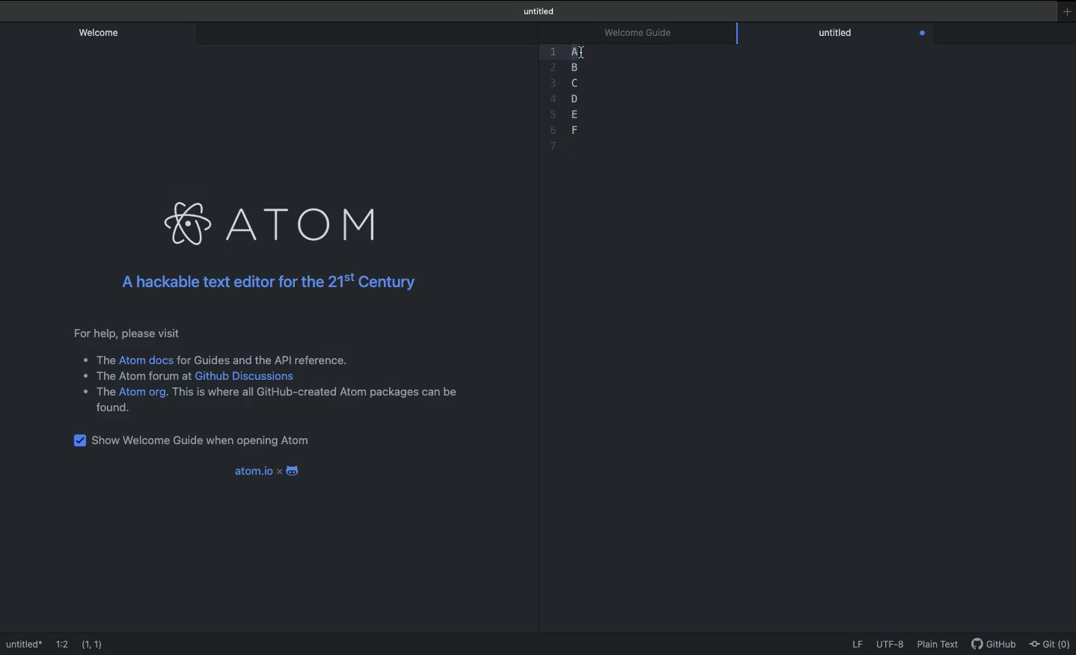 The image size is (1076, 655). What do you see at coordinates (552, 147) in the screenshot?
I see `7` at bounding box center [552, 147].